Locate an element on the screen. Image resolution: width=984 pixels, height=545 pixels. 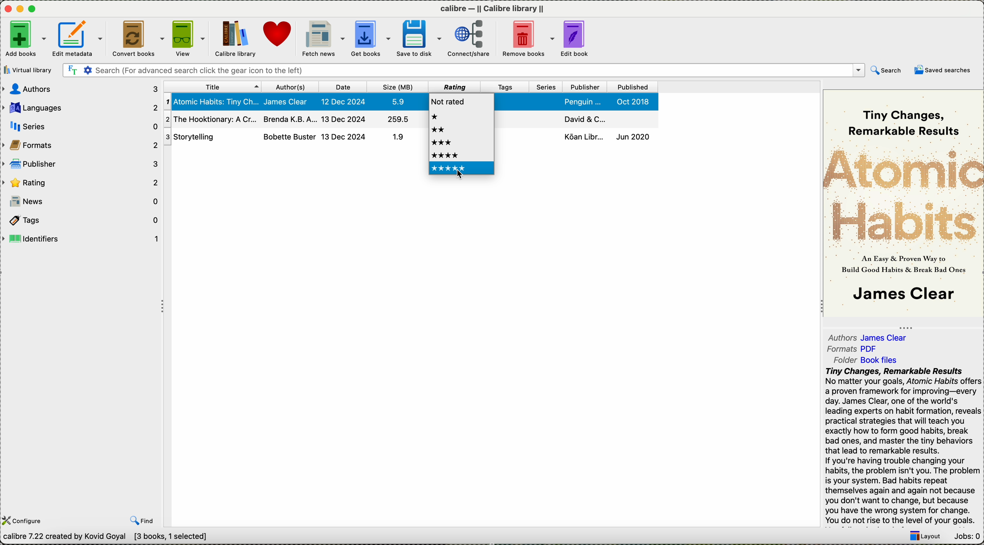
13 dec 2024 is located at coordinates (344, 118).